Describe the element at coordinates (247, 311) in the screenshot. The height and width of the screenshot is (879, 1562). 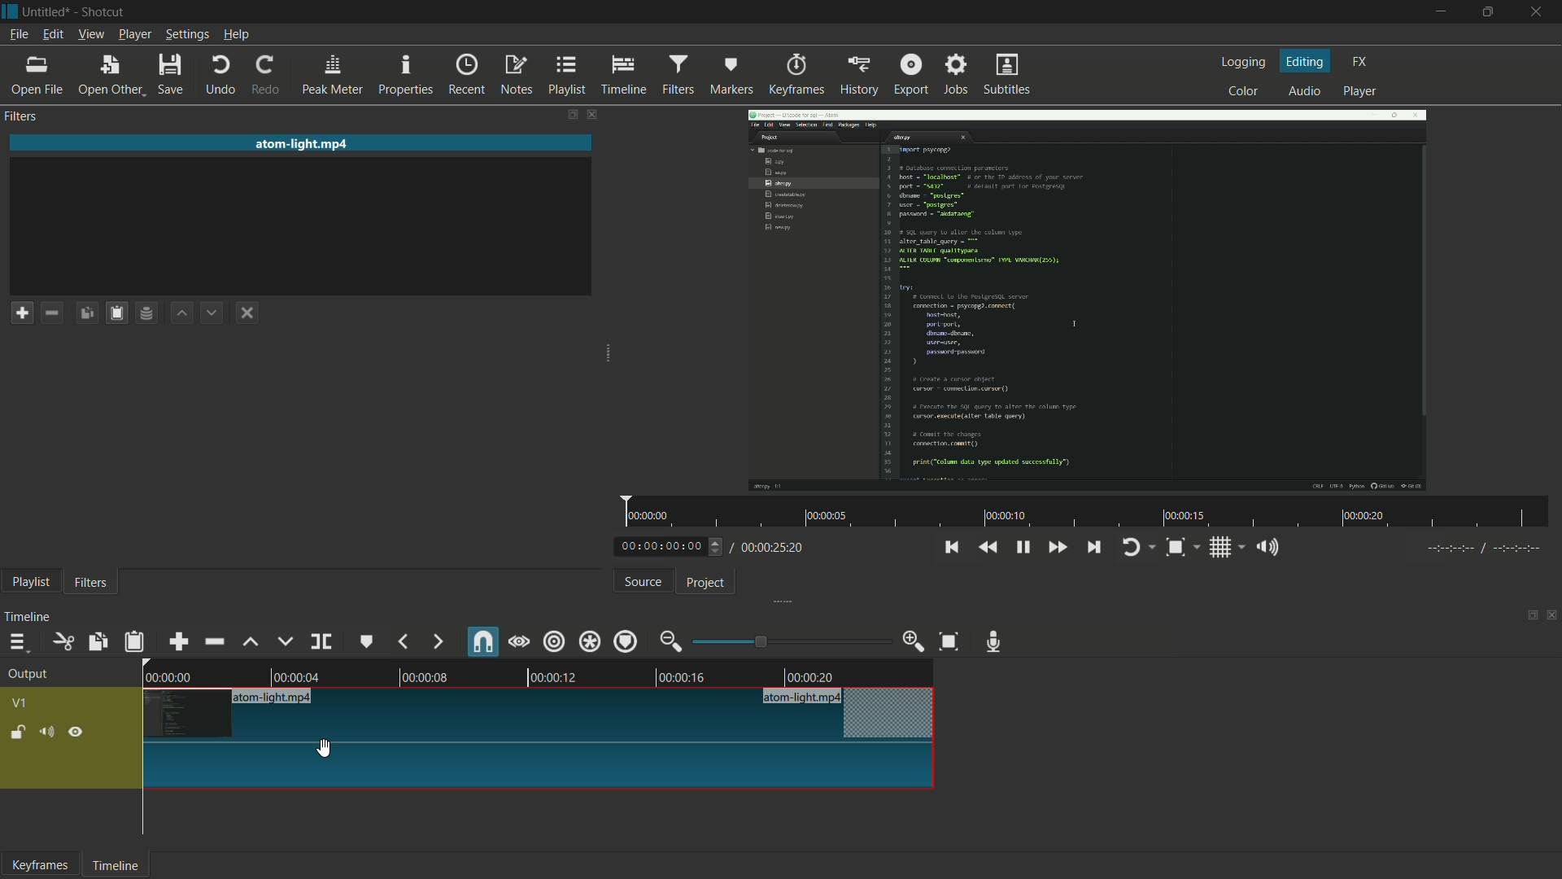
I see `deselect the filter` at that location.